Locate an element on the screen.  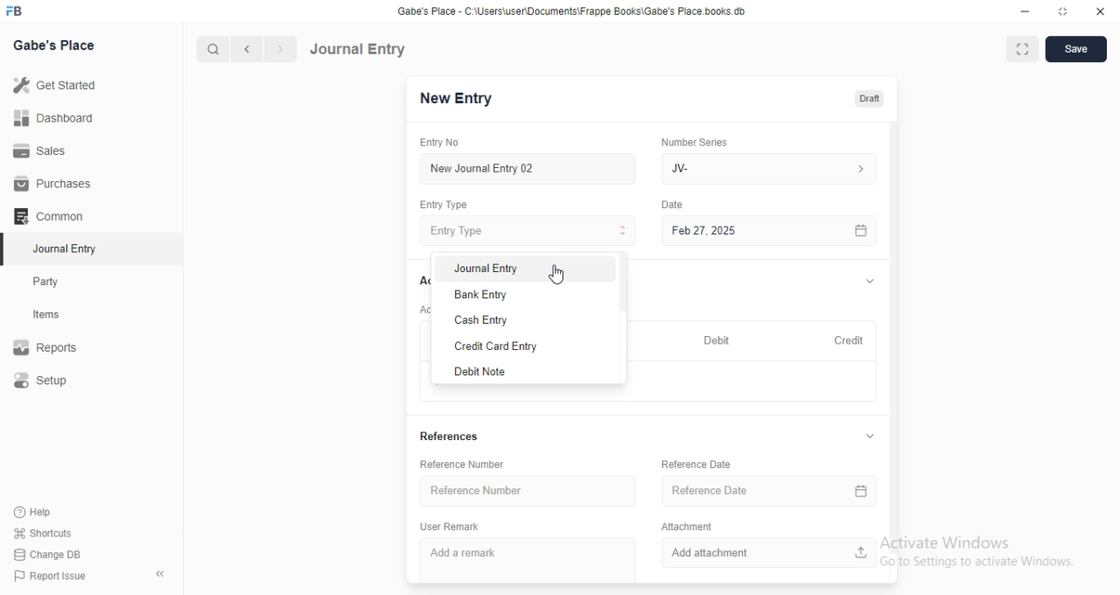
Full screen is located at coordinates (1060, 11).